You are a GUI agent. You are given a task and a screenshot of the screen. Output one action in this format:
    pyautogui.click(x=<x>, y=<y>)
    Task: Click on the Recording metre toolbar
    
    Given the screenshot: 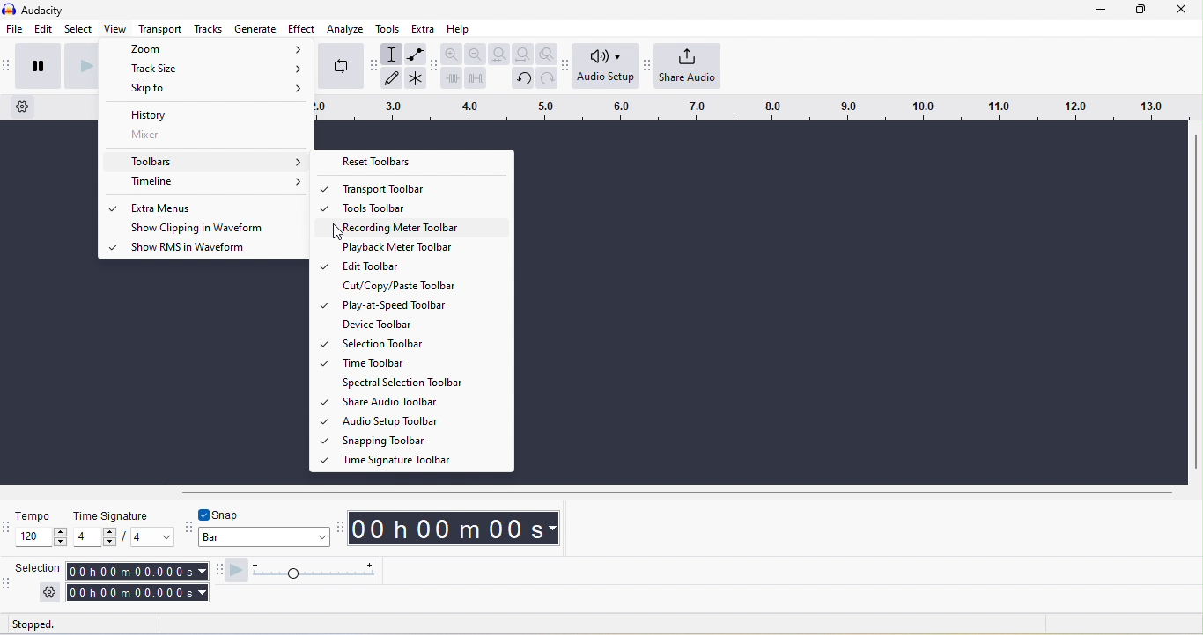 What is the action you would take?
    pyautogui.click(x=422, y=225)
    